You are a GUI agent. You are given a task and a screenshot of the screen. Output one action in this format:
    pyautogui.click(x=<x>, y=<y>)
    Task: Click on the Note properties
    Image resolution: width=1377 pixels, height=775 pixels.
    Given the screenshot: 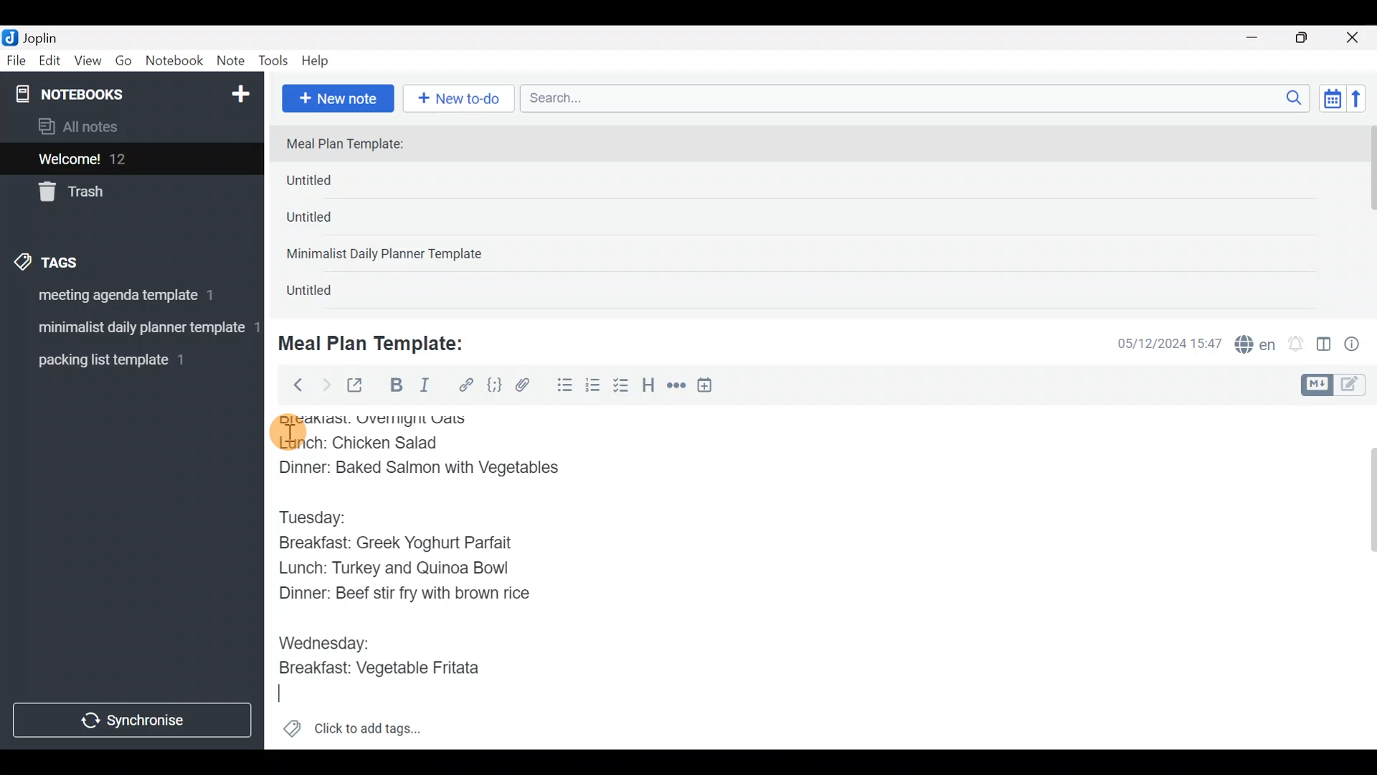 What is the action you would take?
    pyautogui.click(x=1358, y=345)
    